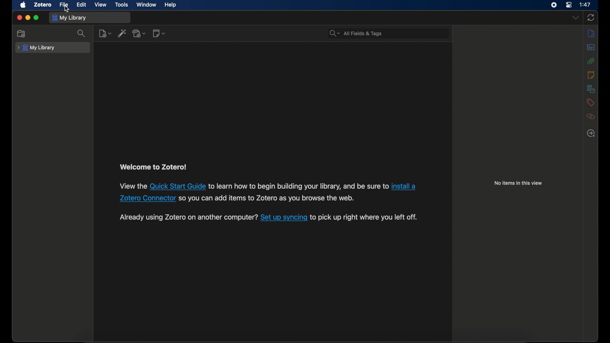 The height and width of the screenshot is (343, 610). I want to click on screen recorder, so click(554, 5).